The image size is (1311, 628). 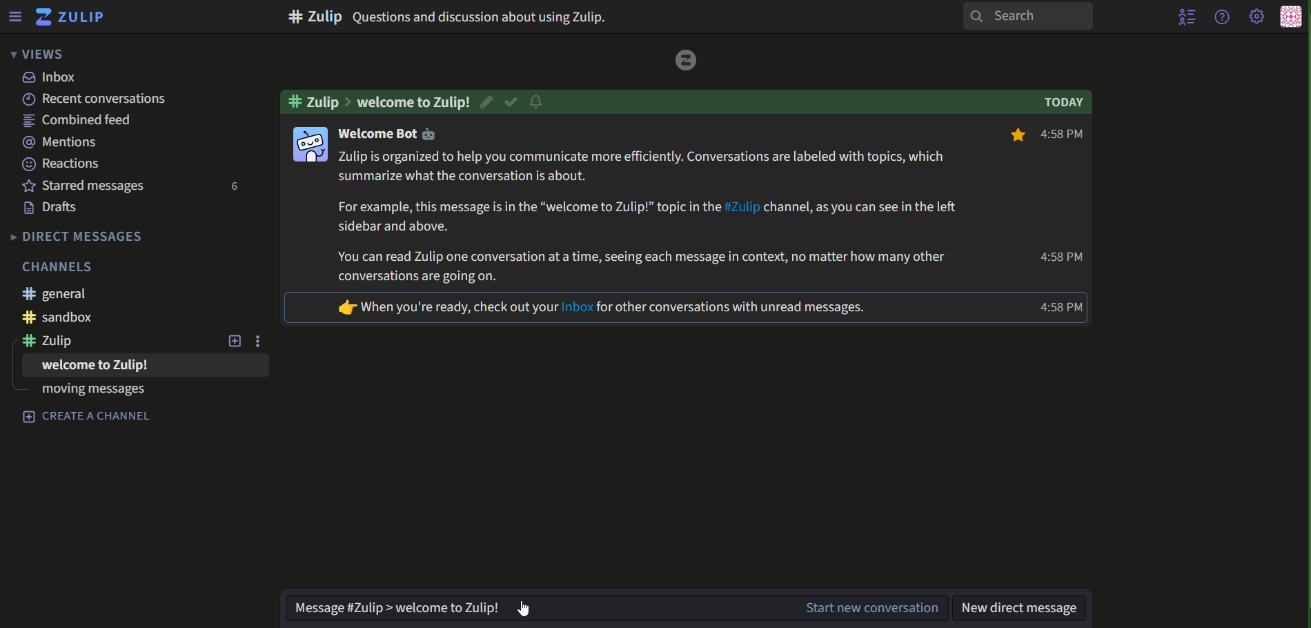 What do you see at coordinates (1014, 137) in the screenshot?
I see `bookmark` at bounding box center [1014, 137].